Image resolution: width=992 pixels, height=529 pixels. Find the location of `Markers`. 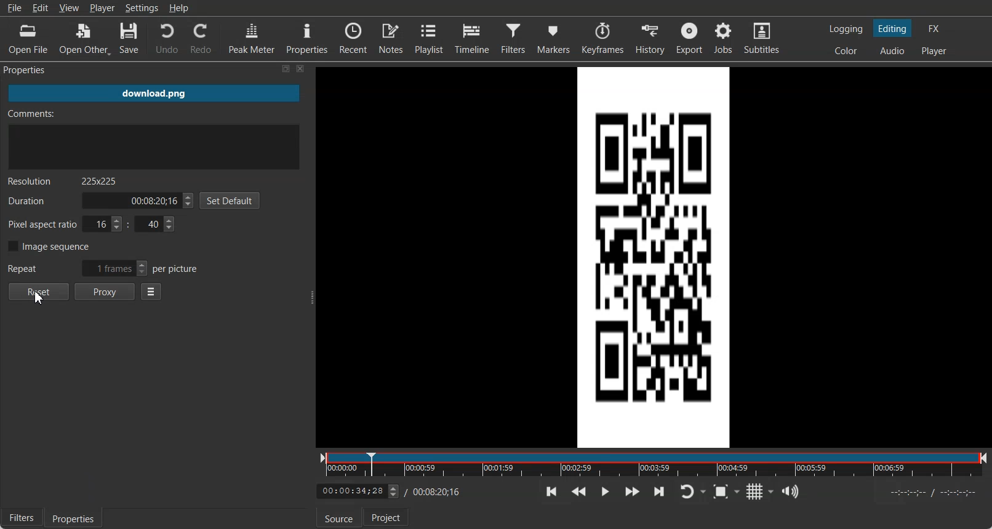

Markers is located at coordinates (553, 38).